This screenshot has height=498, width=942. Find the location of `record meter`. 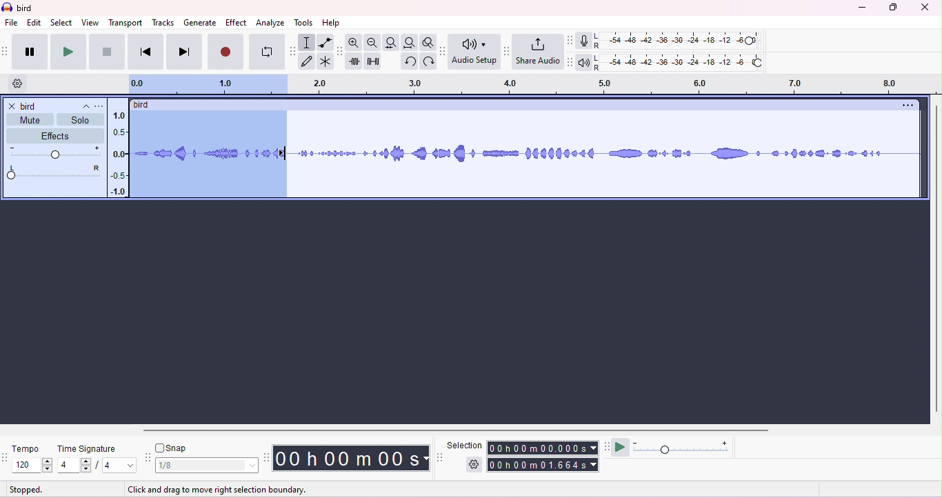

record meter is located at coordinates (590, 41).